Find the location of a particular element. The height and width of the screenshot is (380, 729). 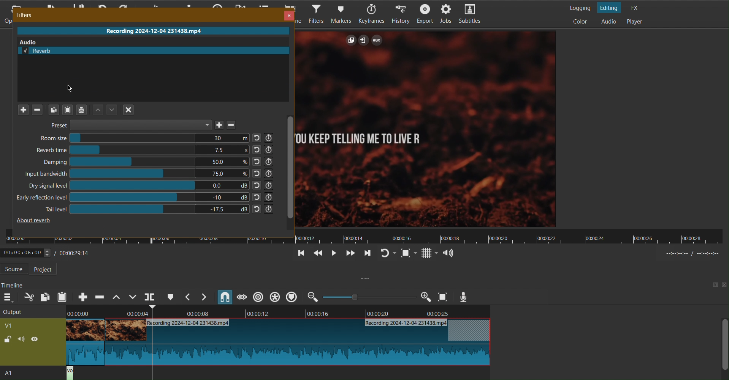

Zoom Fit is located at coordinates (443, 297).